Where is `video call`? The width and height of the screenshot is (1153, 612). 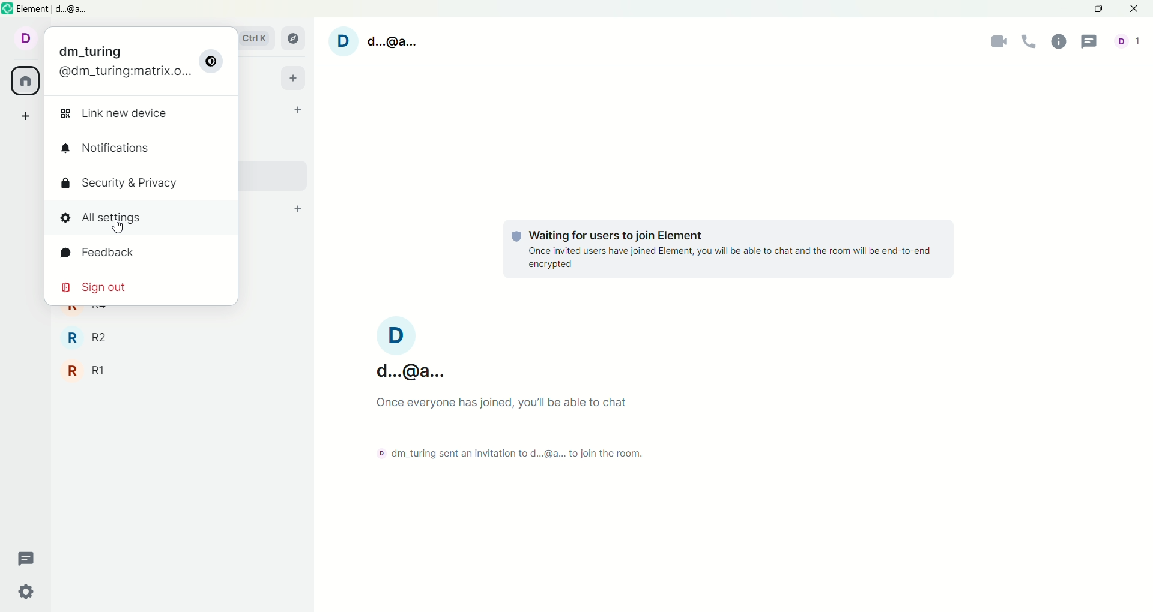
video call is located at coordinates (1000, 43).